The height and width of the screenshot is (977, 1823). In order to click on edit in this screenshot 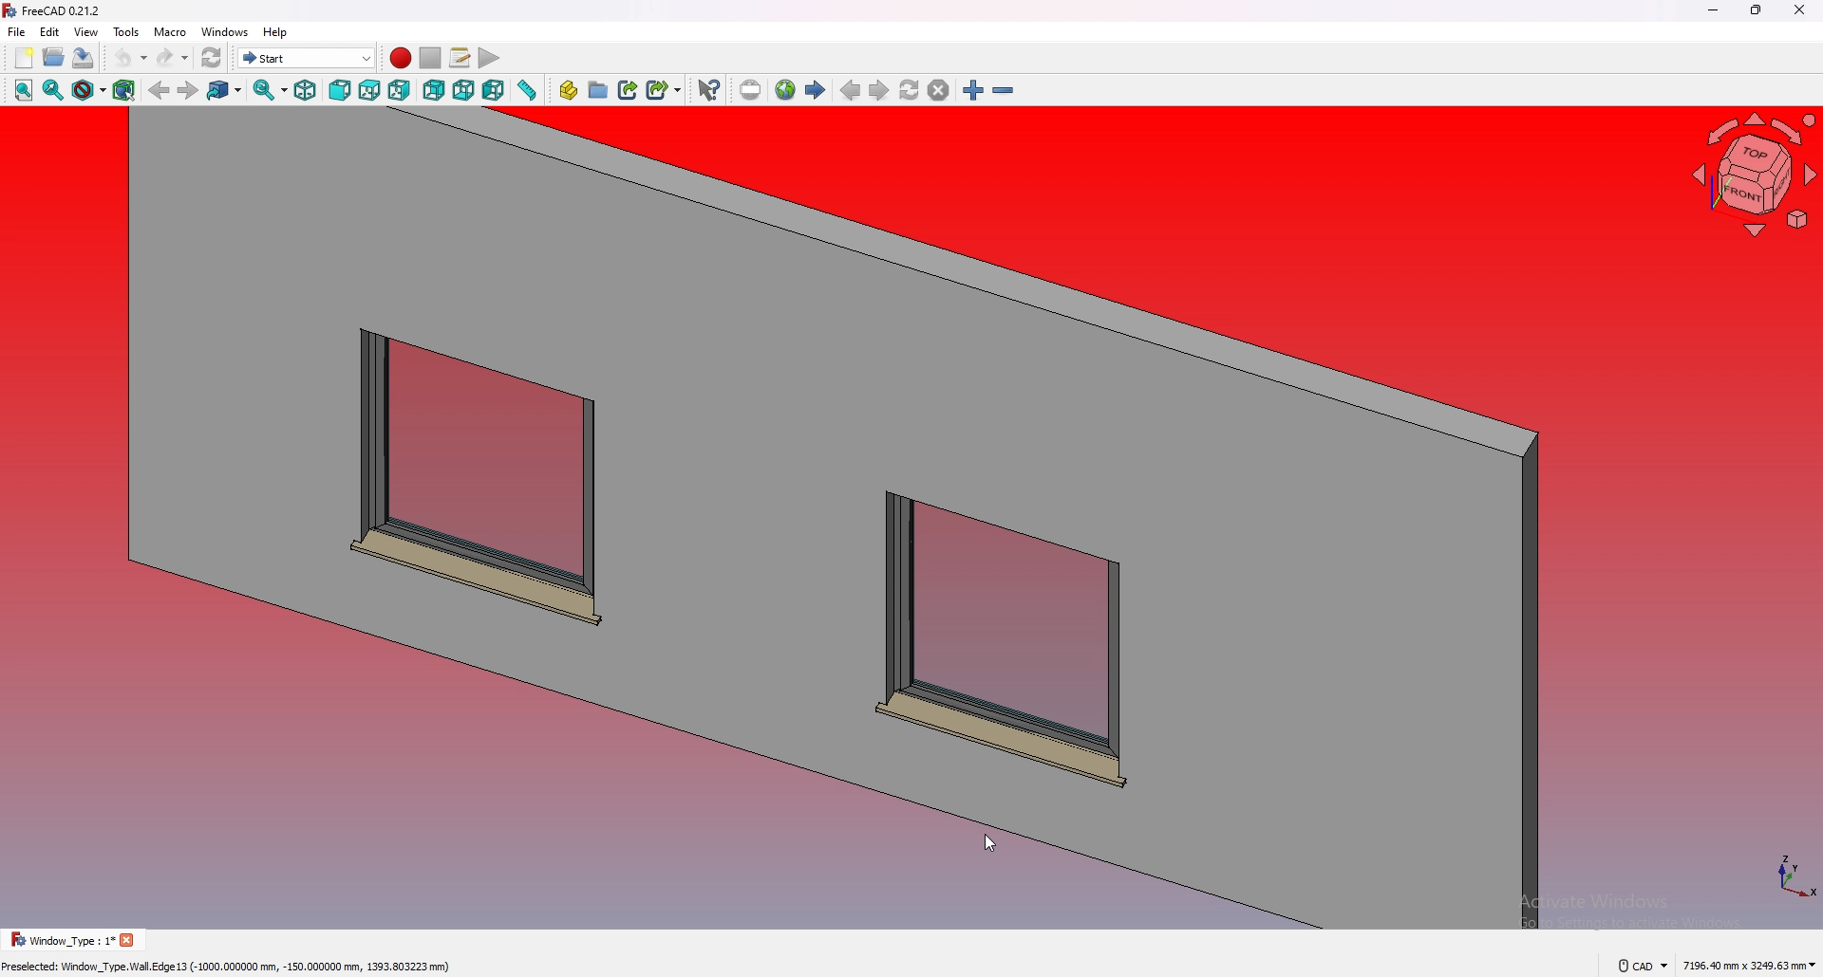, I will do `click(50, 31)`.